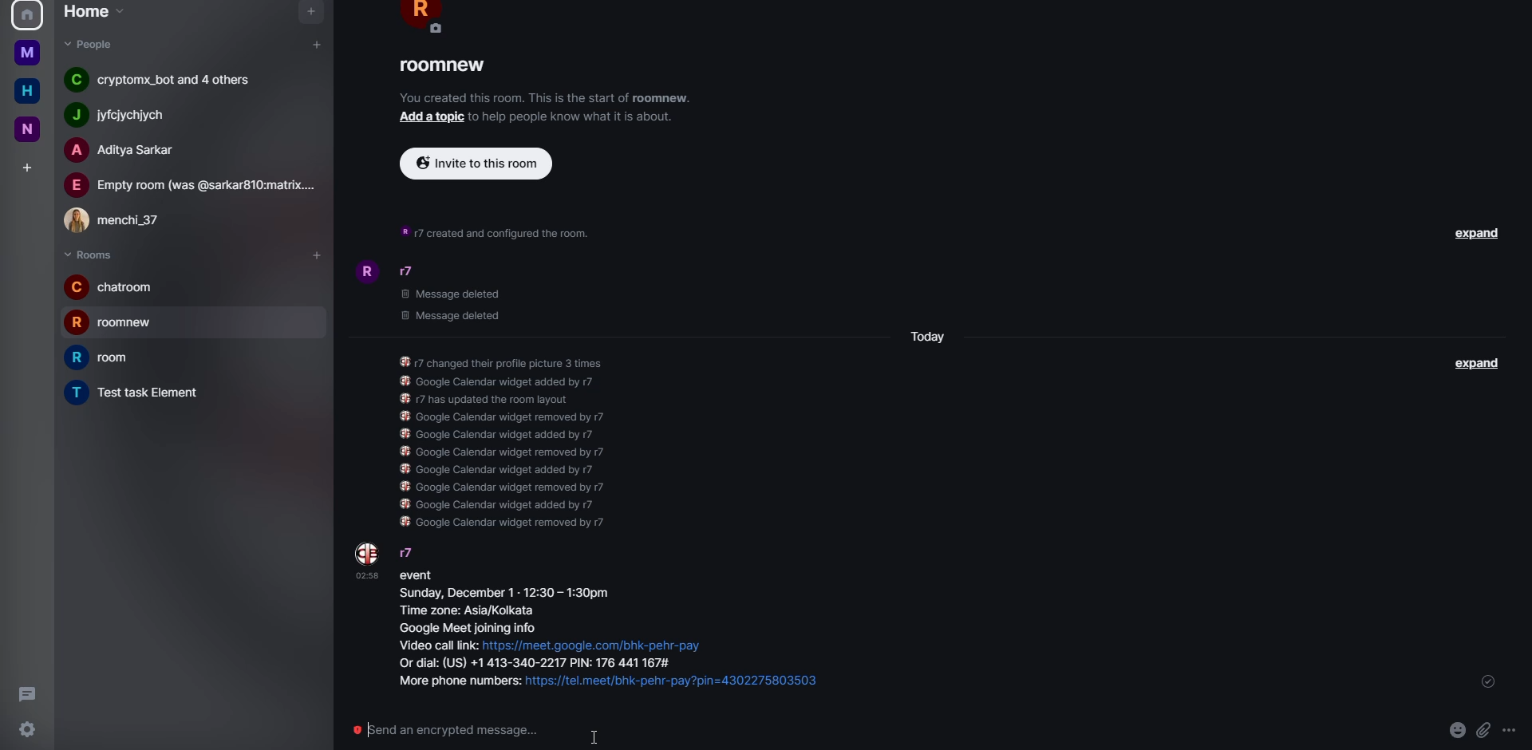 This screenshot has width=1532, height=750. Describe the element at coordinates (1486, 684) in the screenshot. I see `sent` at that location.